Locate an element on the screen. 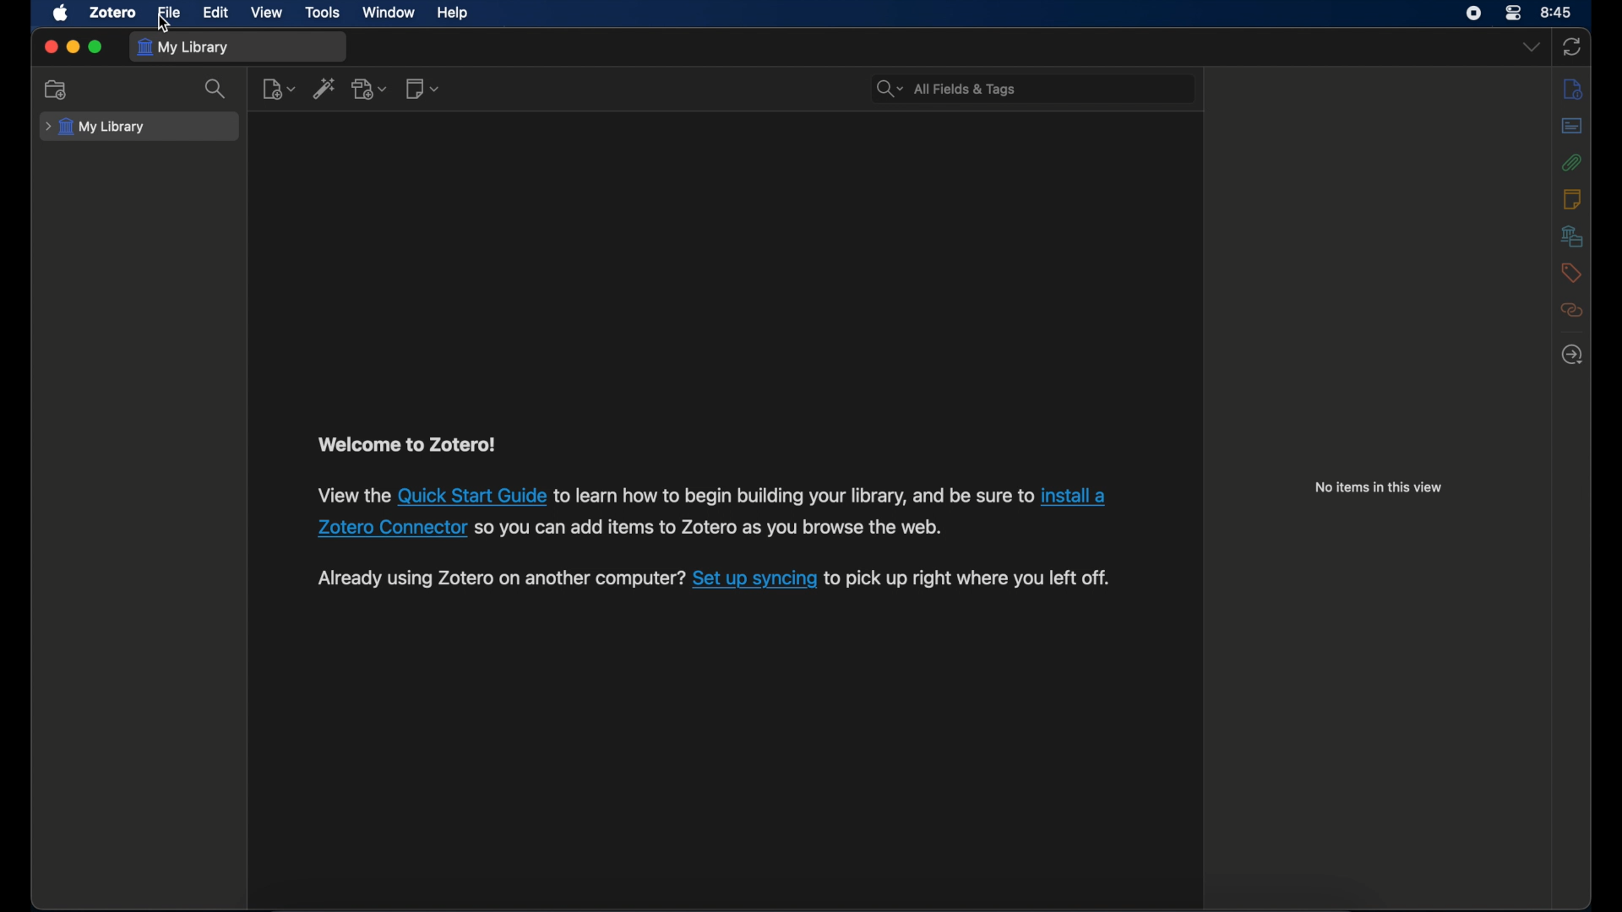  window is located at coordinates (389, 12).